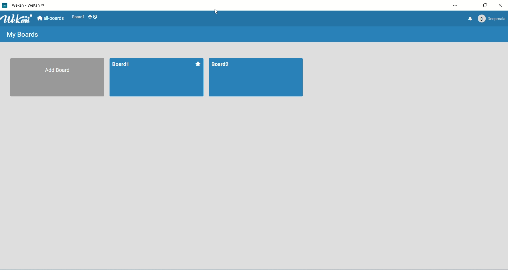 The height and width of the screenshot is (270, 508). What do you see at coordinates (470, 6) in the screenshot?
I see `minimize` at bounding box center [470, 6].